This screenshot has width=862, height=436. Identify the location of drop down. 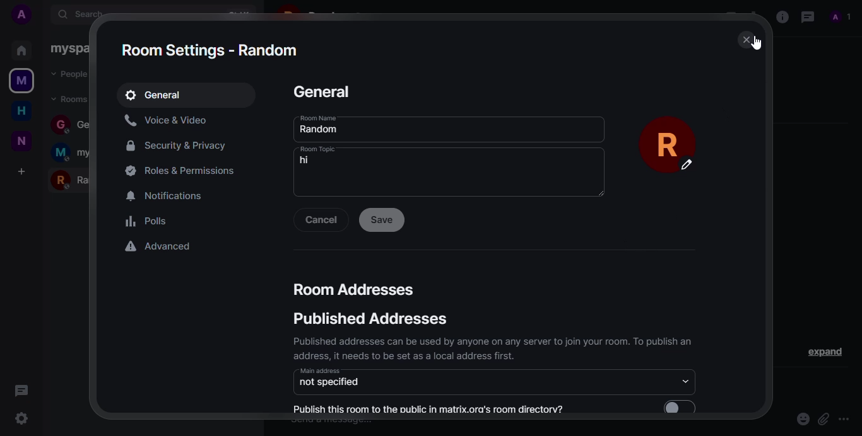
(682, 382).